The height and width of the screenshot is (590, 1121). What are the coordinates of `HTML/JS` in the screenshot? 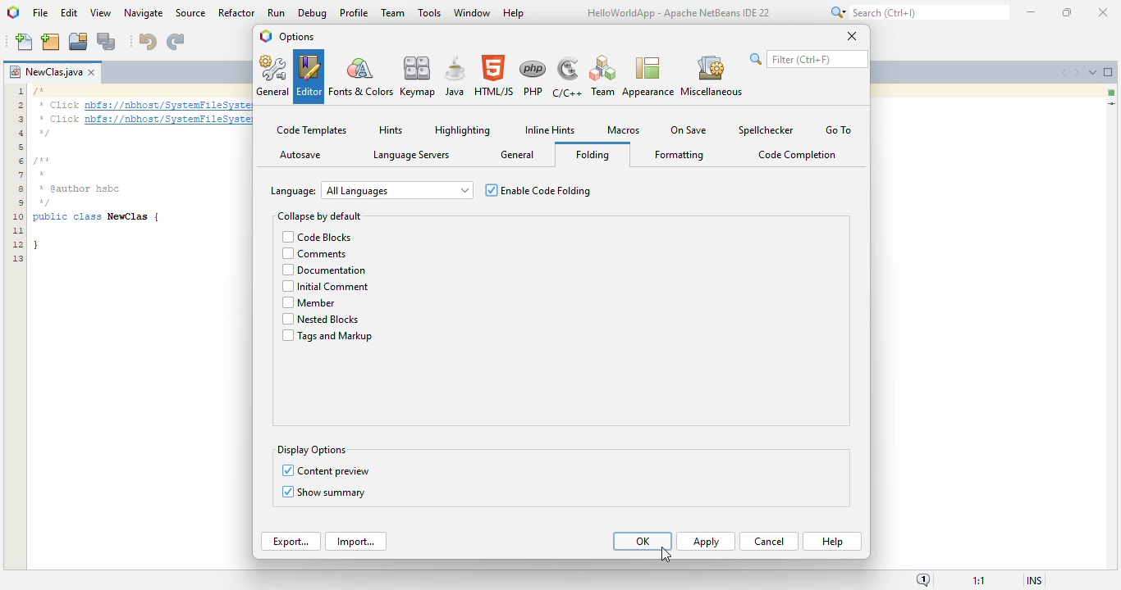 It's located at (495, 76).